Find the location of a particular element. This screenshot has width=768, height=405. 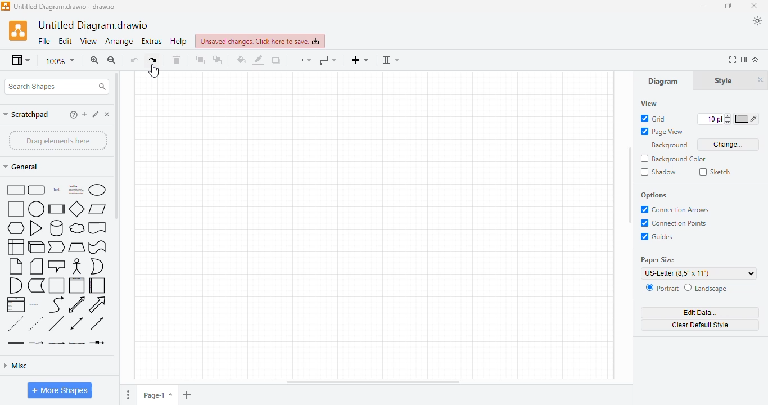

shadow is located at coordinates (659, 172).